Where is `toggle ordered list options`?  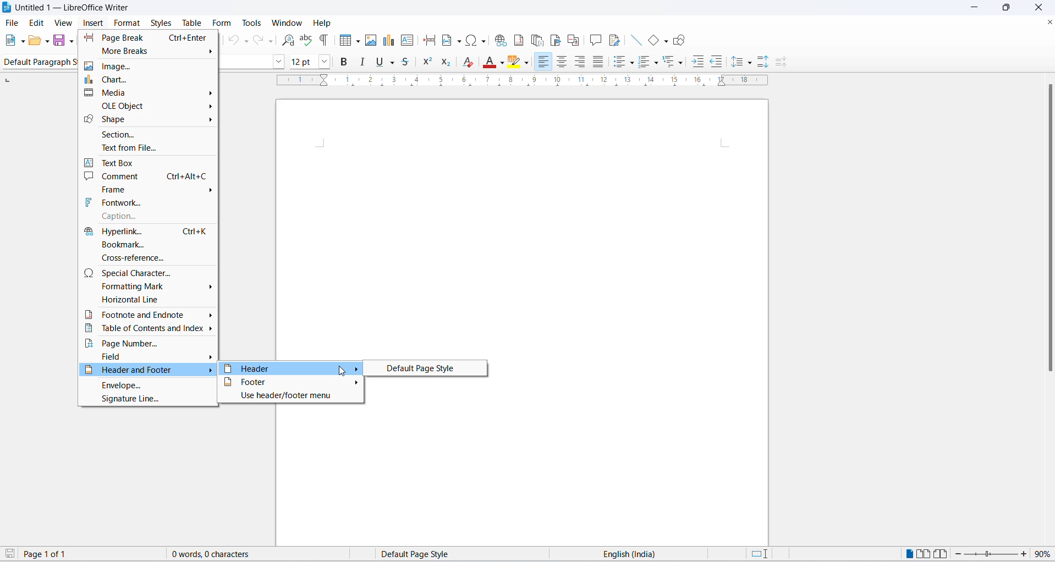
toggle ordered list options is located at coordinates (644, 63).